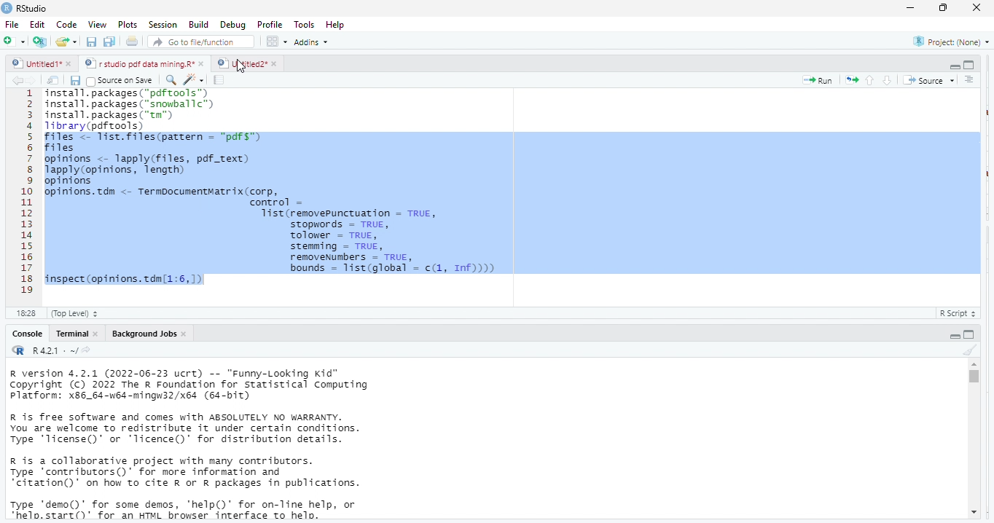 The image size is (994, 523). What do you see at coordinates (221, 80) in the screenshot?
I see `compile report` at bounding box center [221, 80].